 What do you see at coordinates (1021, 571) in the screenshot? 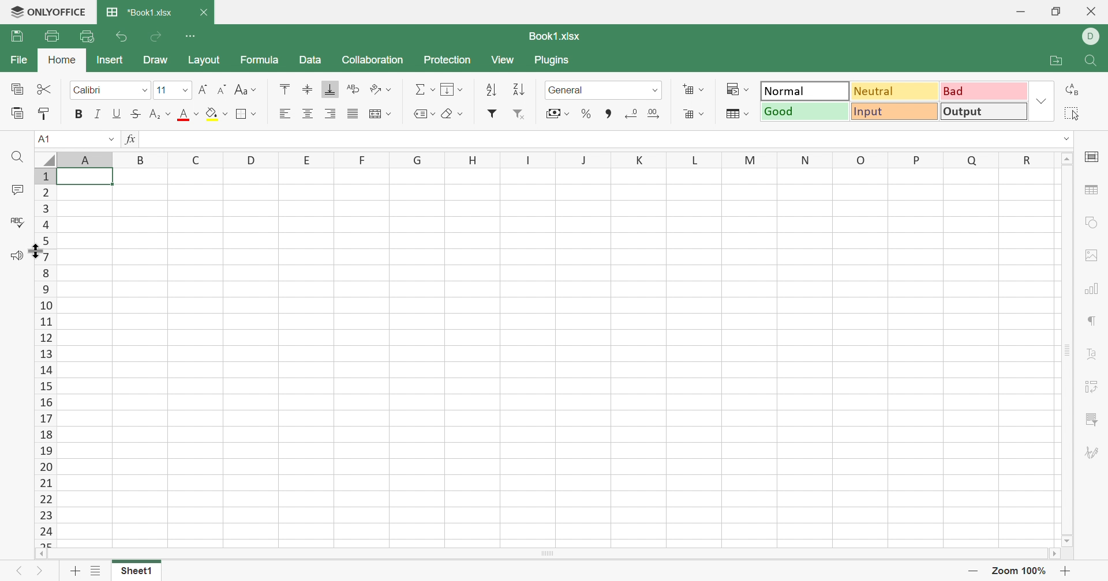
I see `Zoom 100%` at bounding box center [1021, 571].